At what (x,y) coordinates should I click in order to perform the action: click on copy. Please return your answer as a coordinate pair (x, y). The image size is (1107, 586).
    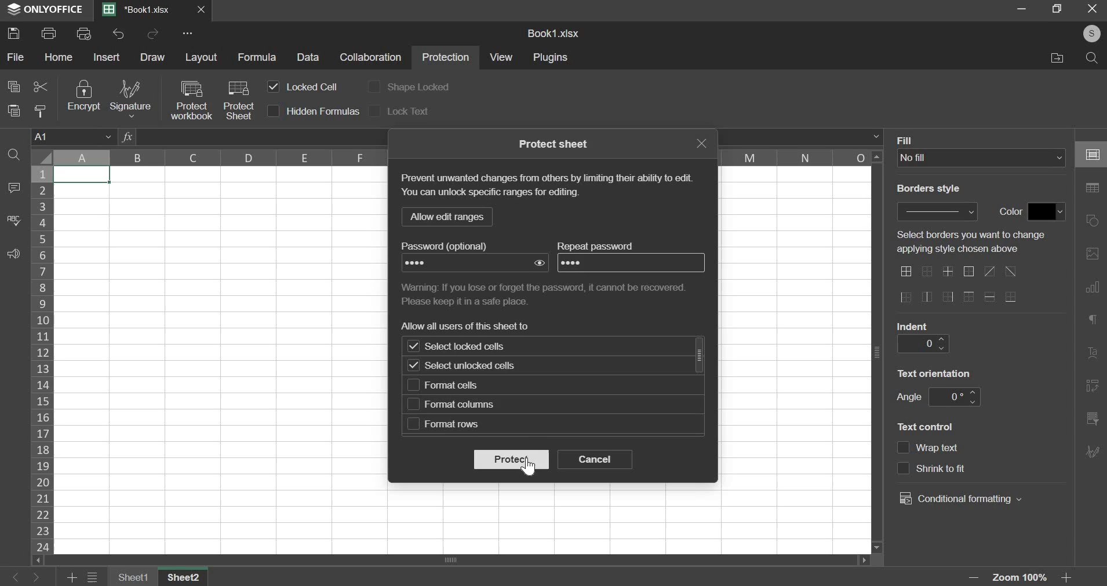
    Looking at the image, I should click on (13, 86).